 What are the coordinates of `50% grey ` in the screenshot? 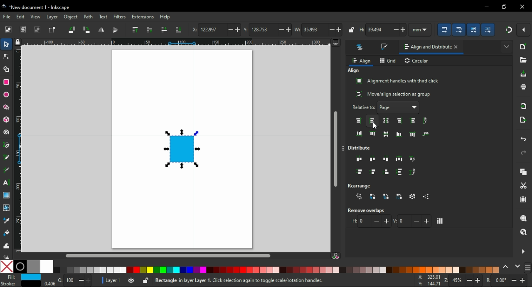 It's located at (34, 266).